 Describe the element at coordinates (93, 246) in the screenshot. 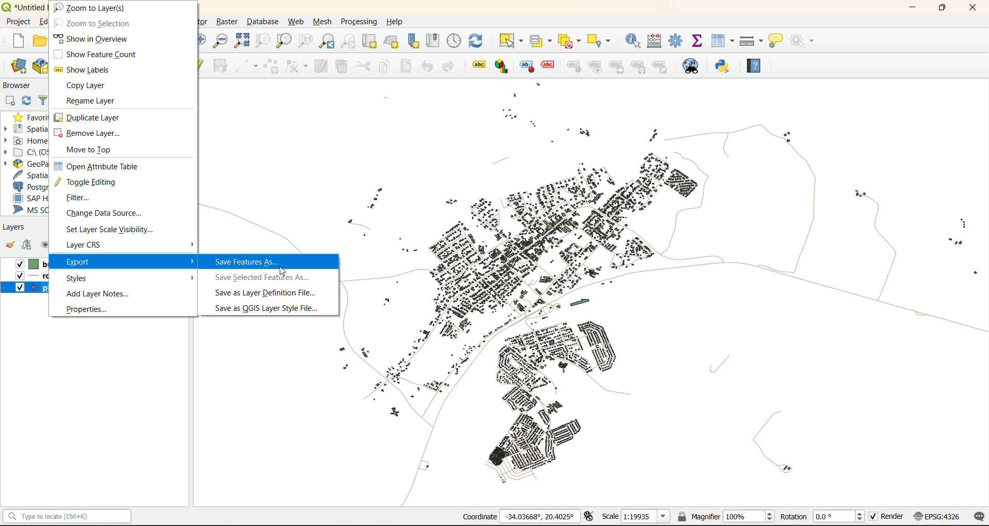

I see `layer crs` at that location.